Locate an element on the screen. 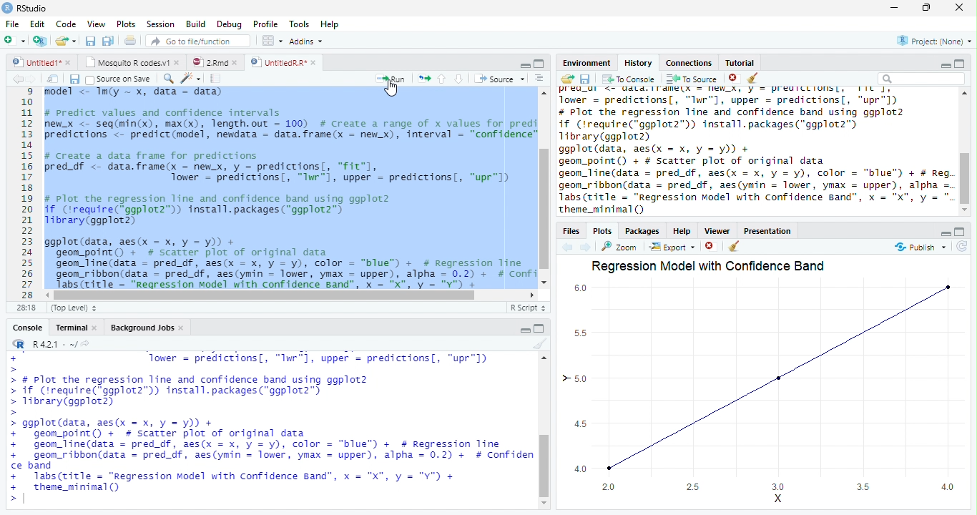  60
55
-50
45
40 is located at coordinates (581, 378).